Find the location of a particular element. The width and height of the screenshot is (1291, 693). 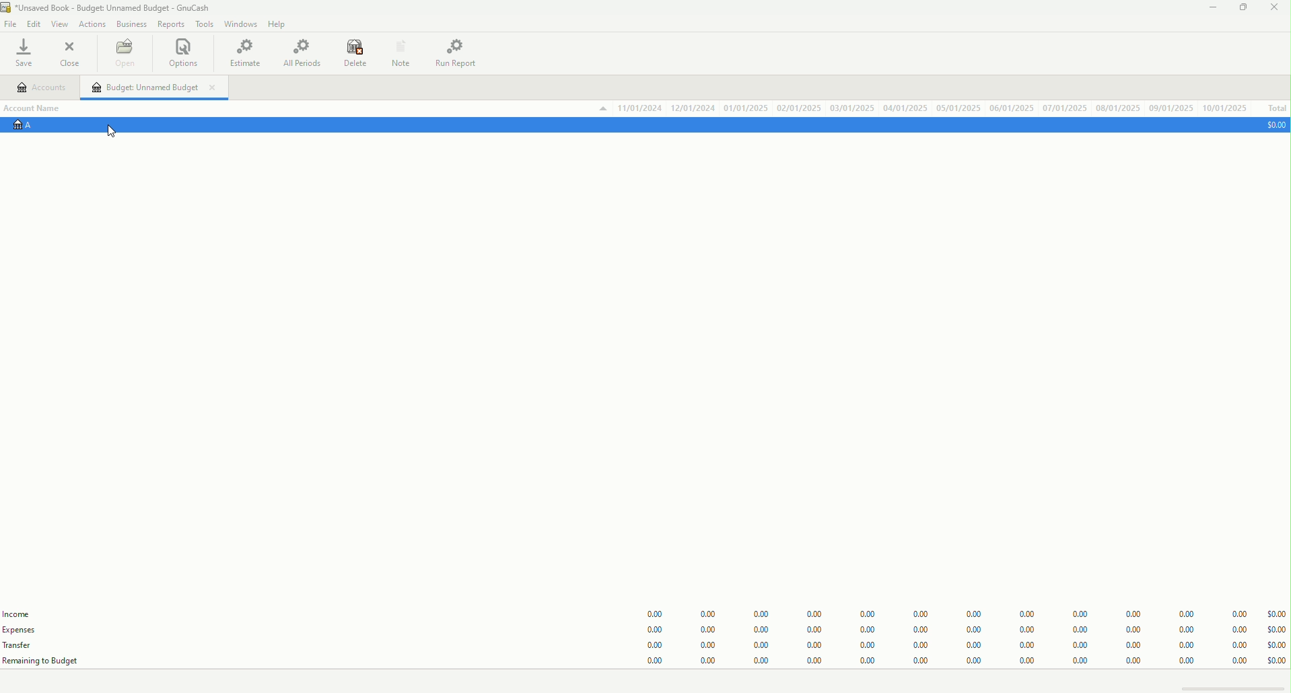

Transfer is located at coordinates (18, 647).